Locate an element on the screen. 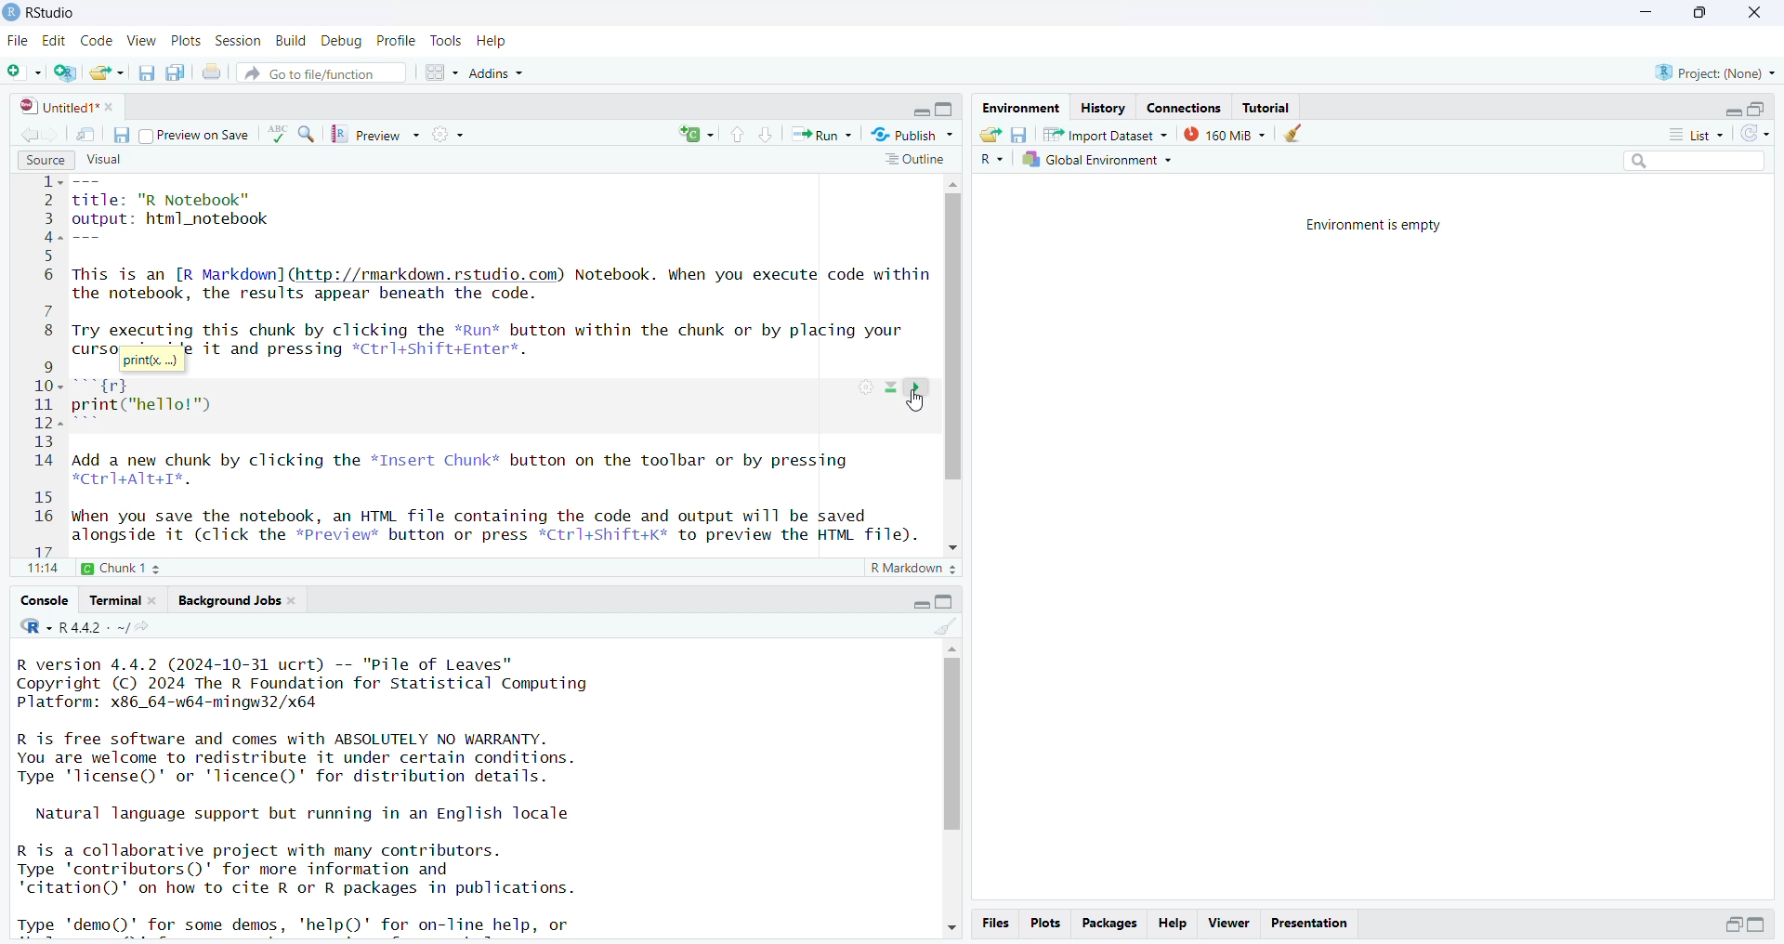 The height and width of the screenshot is (944, 1784). go backward is located at coordinates (26, 132).